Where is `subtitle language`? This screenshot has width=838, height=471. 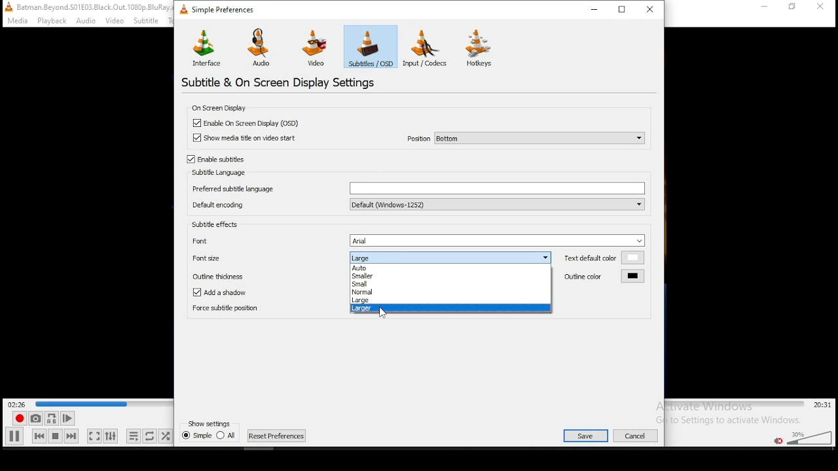 subtitle language is located at coordinates (220, 173).